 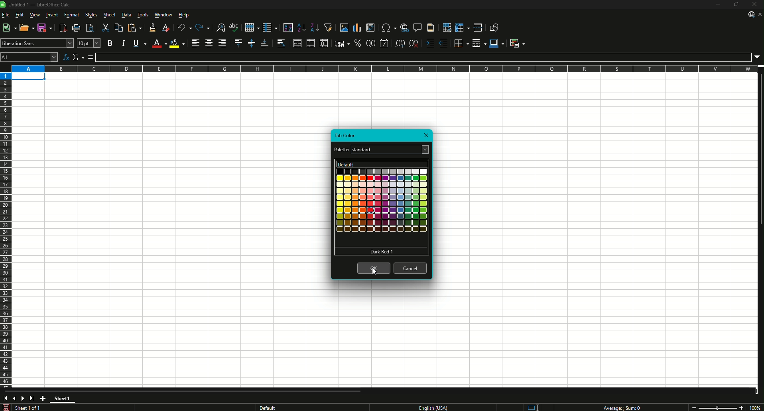 What do you see at coordinates (426, 149) in the screenshot?
I see `Palette options` at bounding box center [426, 149].